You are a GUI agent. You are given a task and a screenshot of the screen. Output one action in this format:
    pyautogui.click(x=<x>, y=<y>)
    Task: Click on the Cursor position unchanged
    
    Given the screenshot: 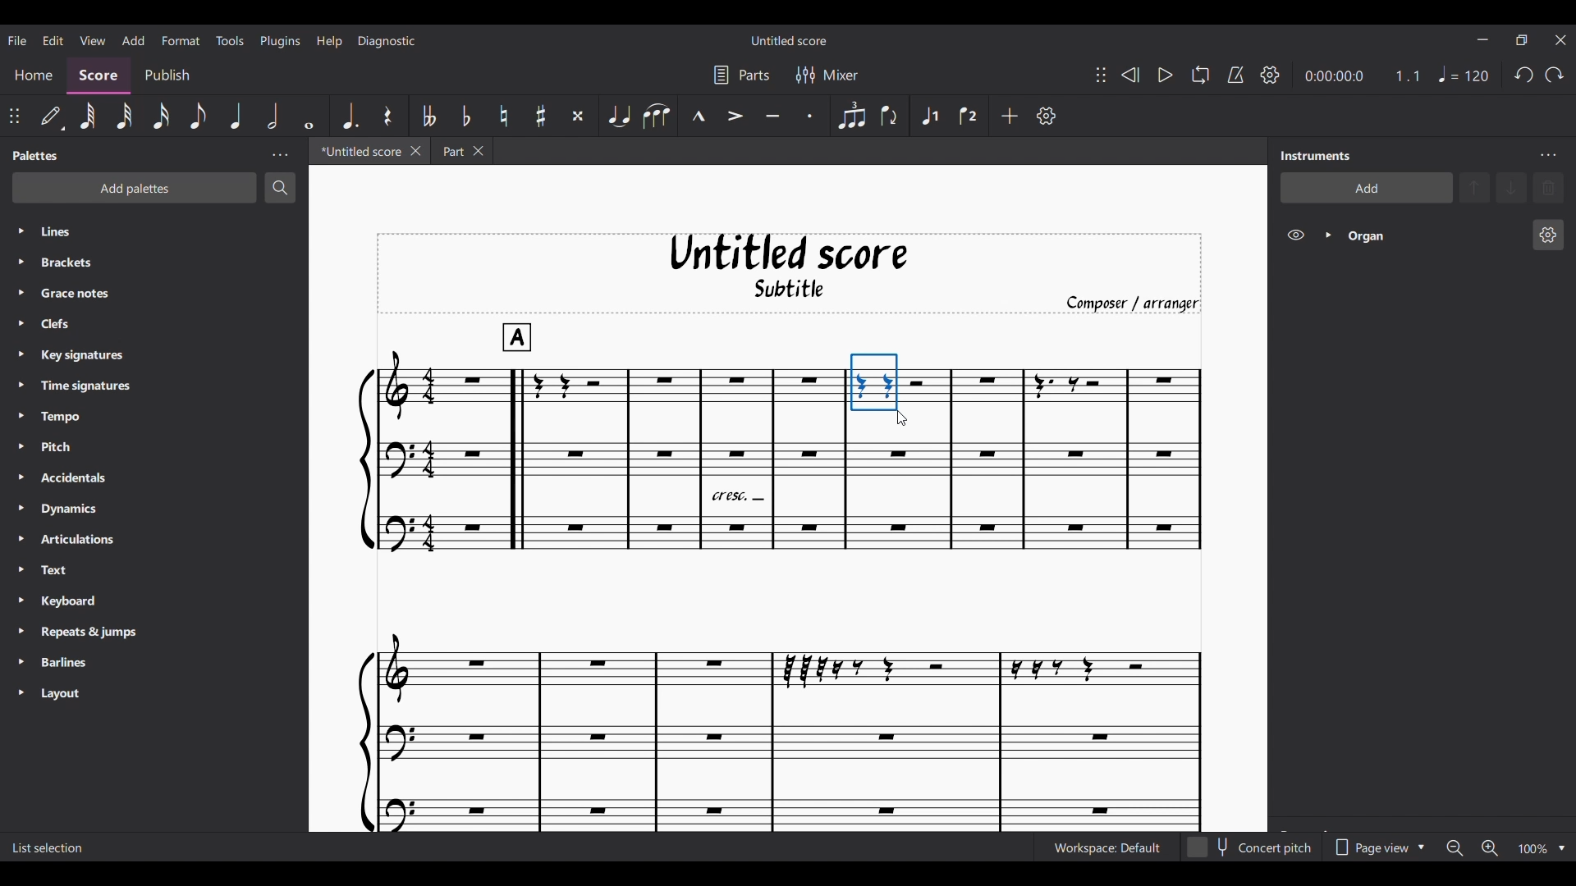 What is the action you would take?
    pyautogui.click(x=902, y=418)
    